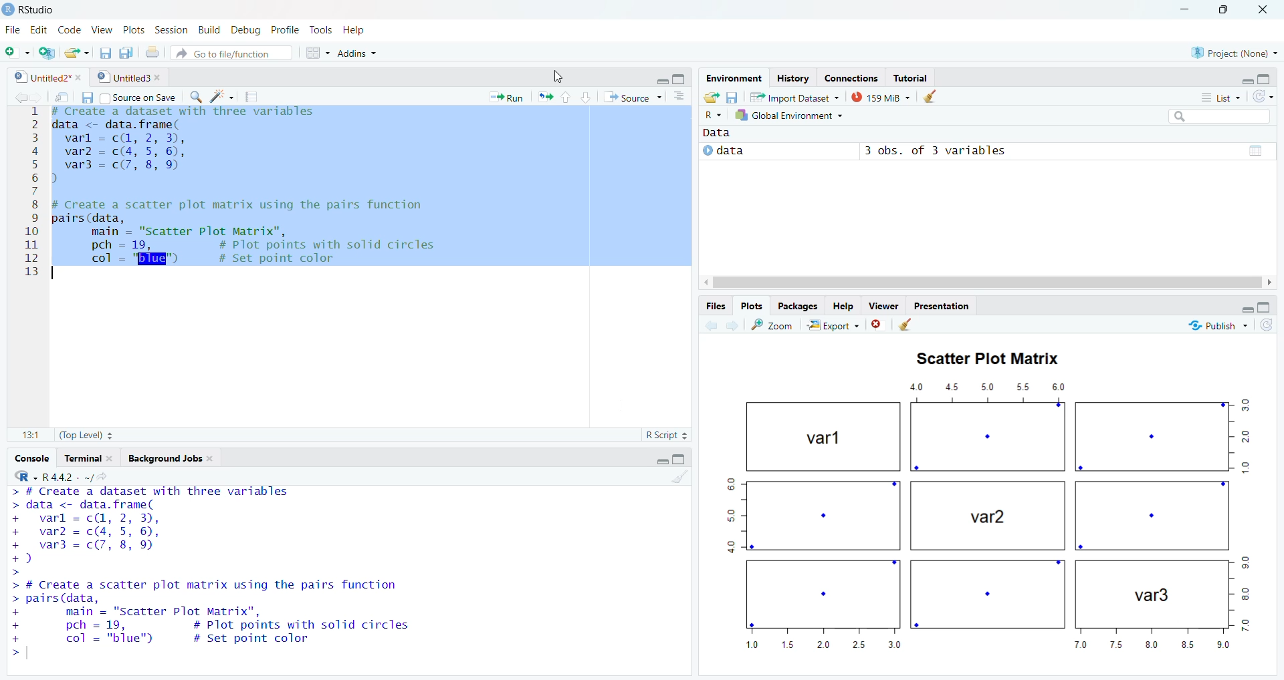 The width and height of the screenshot is (1284, 680). What do you see at coordinates (86, 436) in the screenshot?
I see `(Top Level) ` at bounding box center [86, 436].